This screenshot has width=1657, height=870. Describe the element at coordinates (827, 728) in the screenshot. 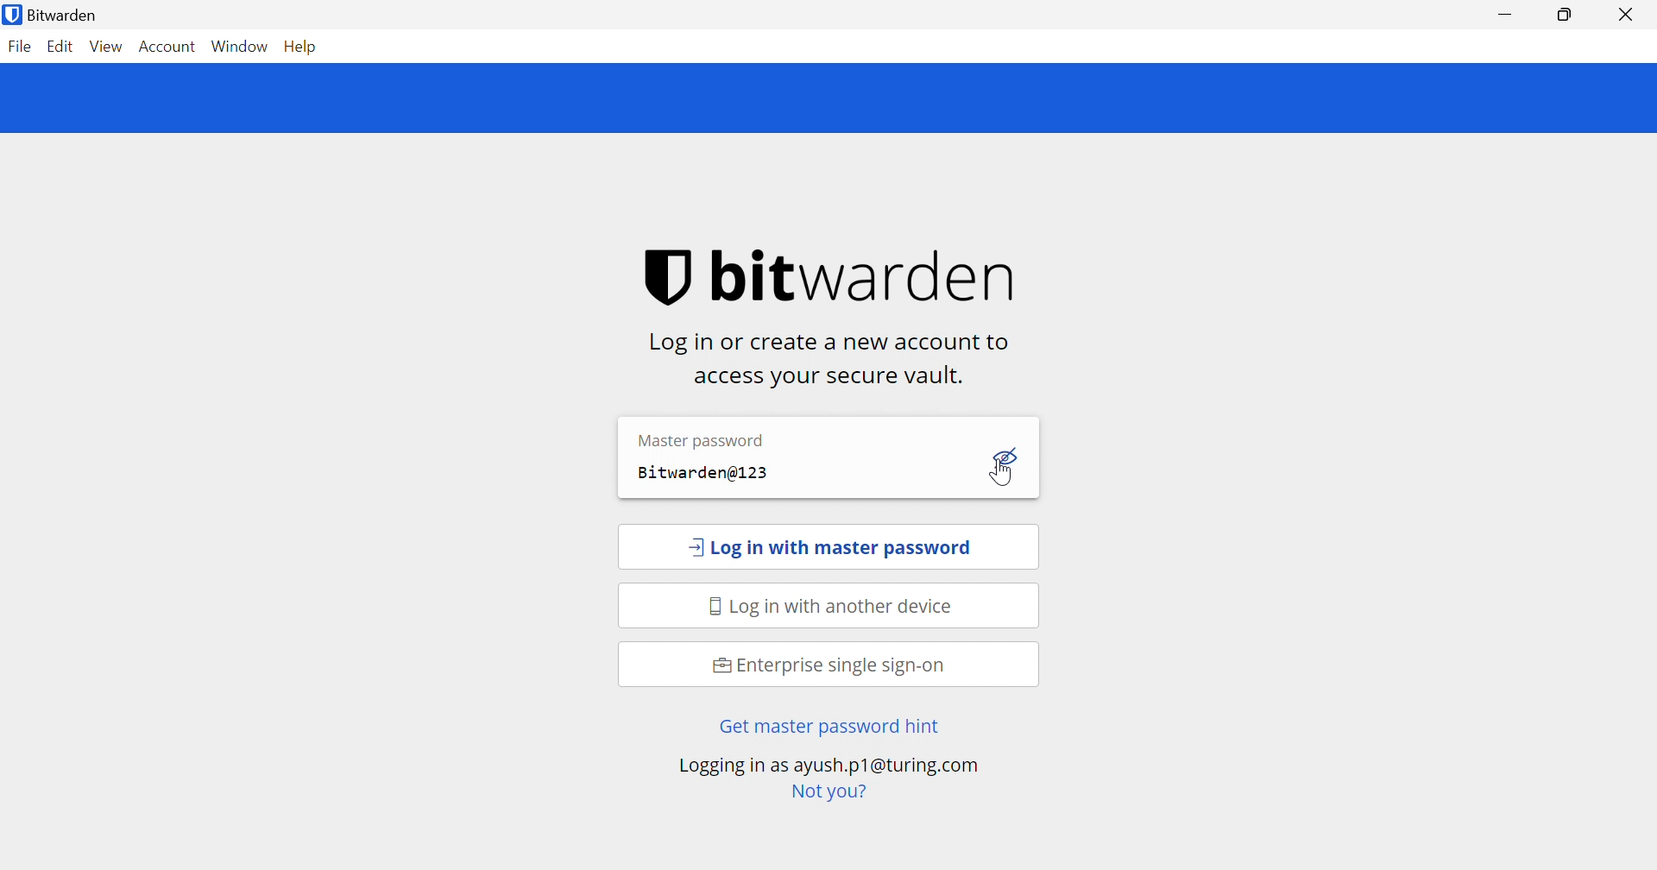

I see `Get master password hint` at that location.